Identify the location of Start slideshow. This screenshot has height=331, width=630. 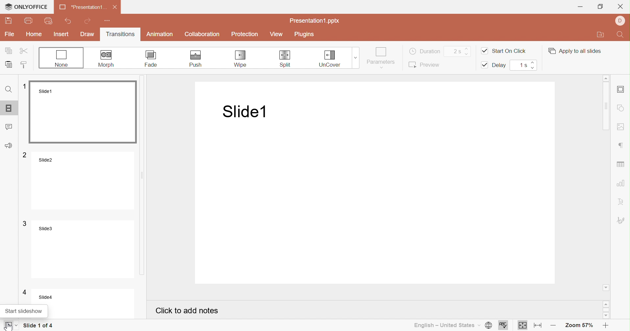
(12, 326).